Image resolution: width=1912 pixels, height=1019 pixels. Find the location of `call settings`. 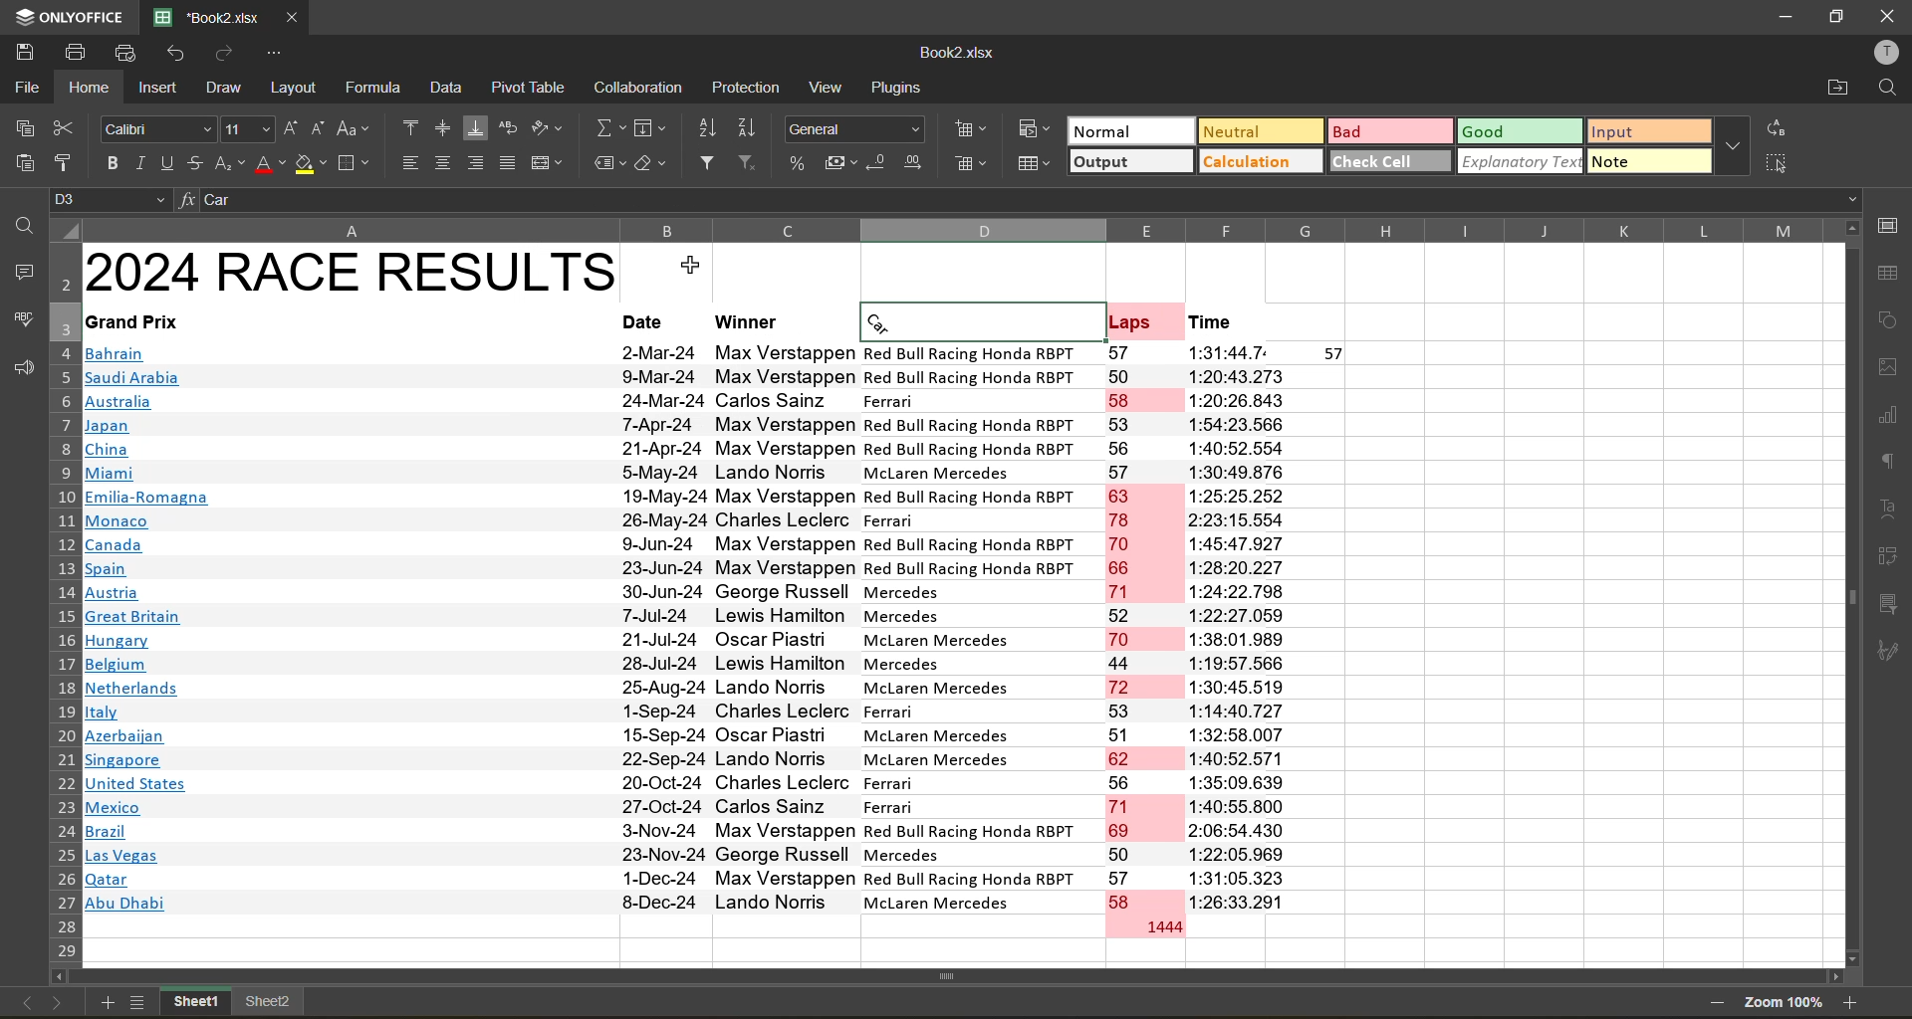

call settings is located at coordinates (1892, 226).